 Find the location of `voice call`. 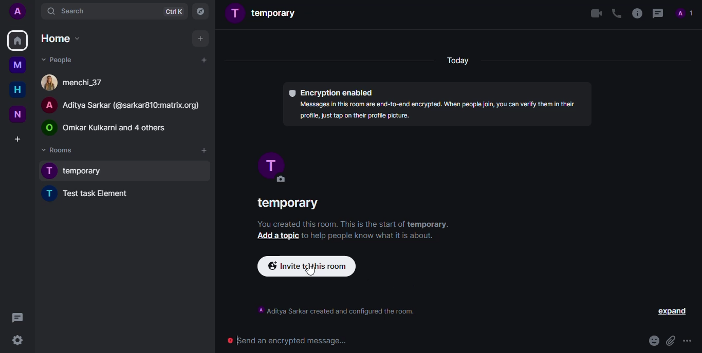

voice call is located at coordinates (615, 13).